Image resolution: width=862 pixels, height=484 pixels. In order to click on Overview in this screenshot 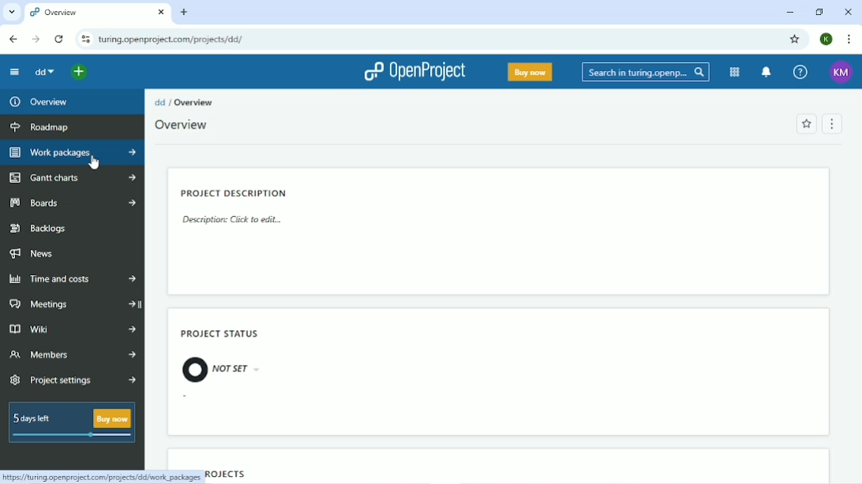, I will do `click(41, 102)`.